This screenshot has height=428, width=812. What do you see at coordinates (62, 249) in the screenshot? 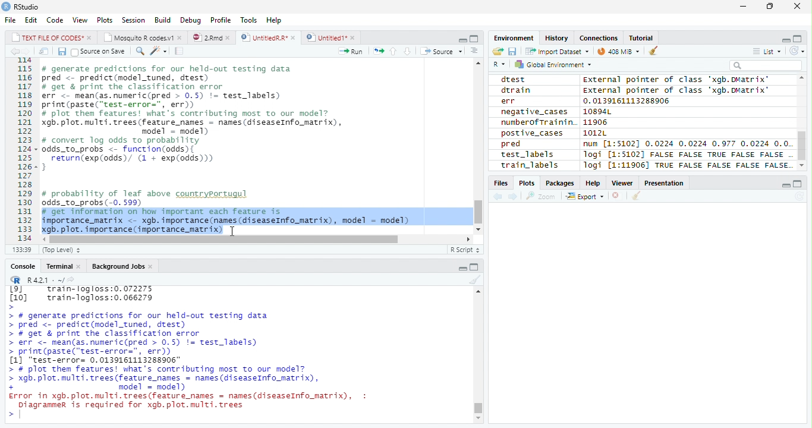
I see `Top Level` at bounding box center [62, 249].